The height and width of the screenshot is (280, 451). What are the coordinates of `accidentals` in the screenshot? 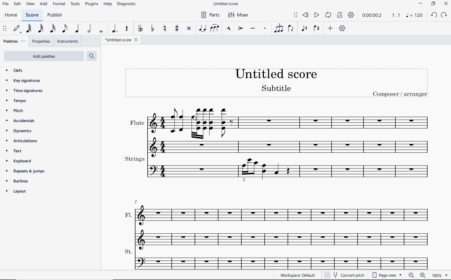 It's located at (24, 120).